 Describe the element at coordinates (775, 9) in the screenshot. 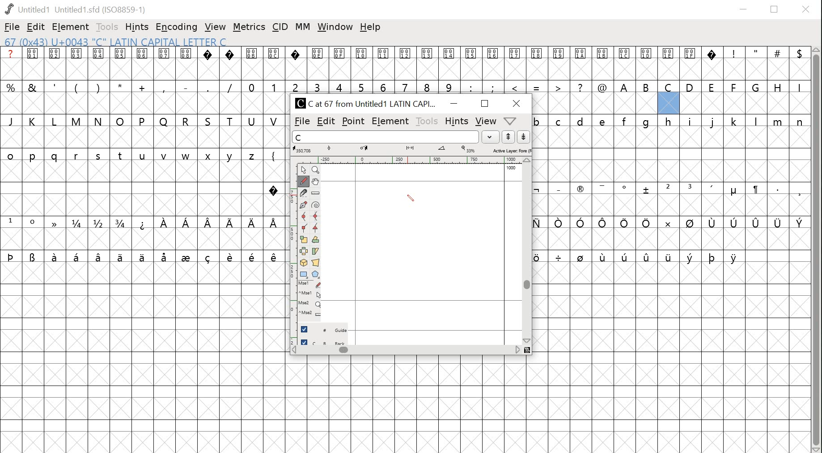

I see `restore down` at that location.